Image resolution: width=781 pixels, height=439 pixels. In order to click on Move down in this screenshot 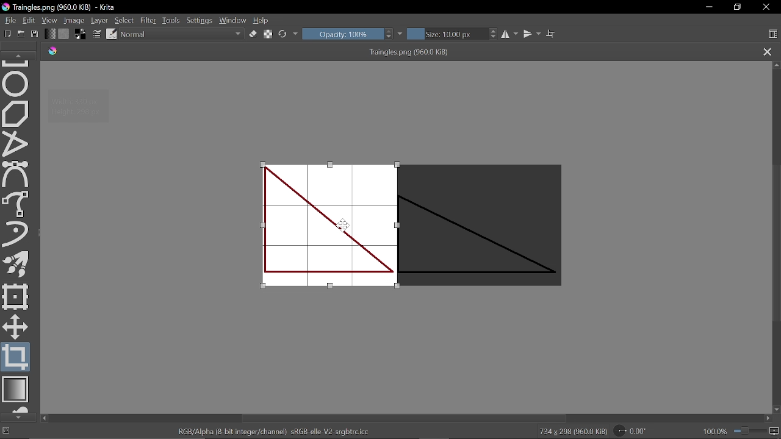, I will do `click(776, 410)`.